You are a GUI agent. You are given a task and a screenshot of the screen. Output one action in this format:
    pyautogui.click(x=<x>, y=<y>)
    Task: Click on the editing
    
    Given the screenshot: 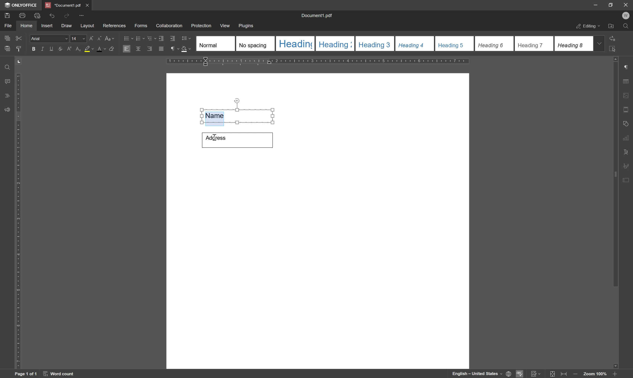 What is the action you would take?
    pyautogui.click(x=587, y=26)
    